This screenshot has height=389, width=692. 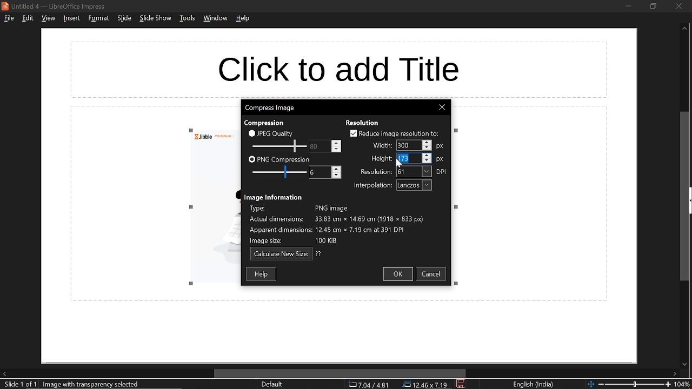 What do you see at coordinates (442, 145) in the screenshot?
I see `px` at bounding box center [442, 145].